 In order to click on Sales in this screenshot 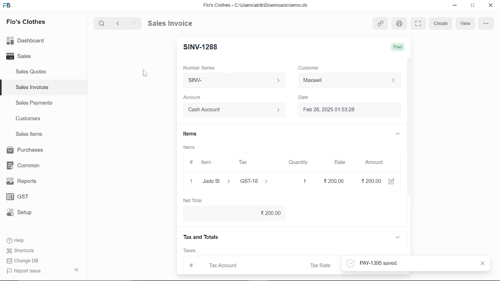, I will do `click(27, 57)`.